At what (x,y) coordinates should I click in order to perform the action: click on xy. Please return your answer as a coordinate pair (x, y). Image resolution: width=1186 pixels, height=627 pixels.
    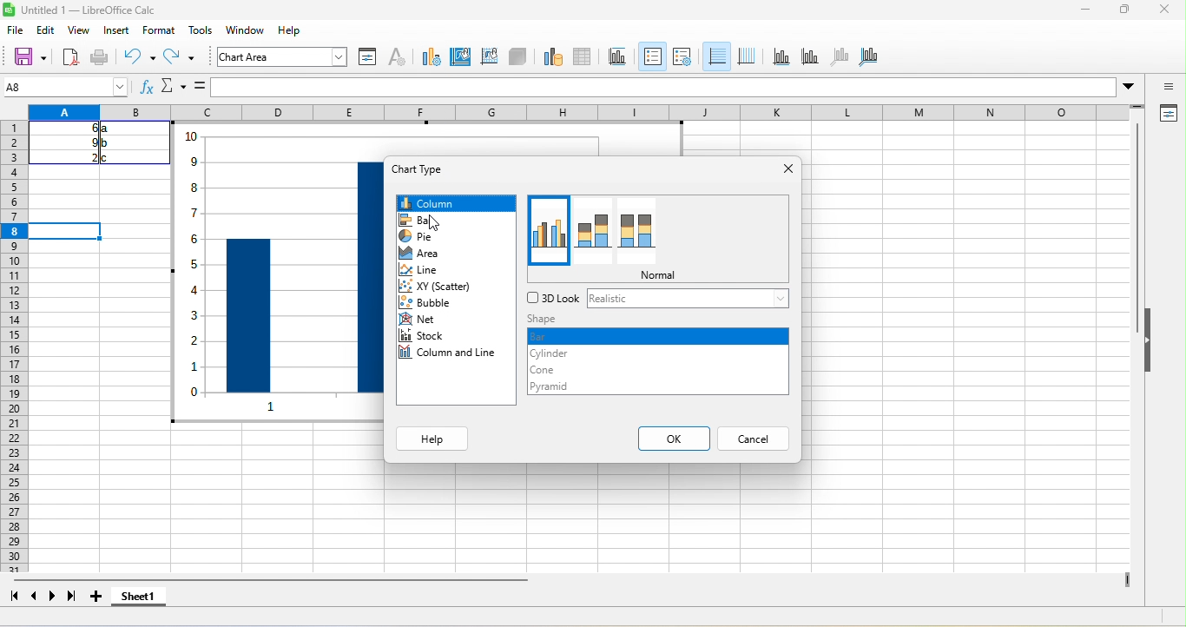
    Looking at the image, I should click on (441, 288).